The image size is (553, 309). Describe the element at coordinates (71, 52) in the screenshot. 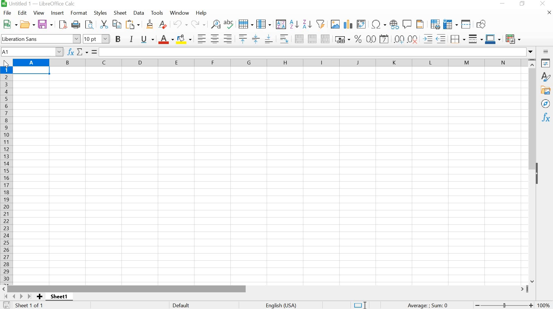

I see `Function Wizard` at that location.